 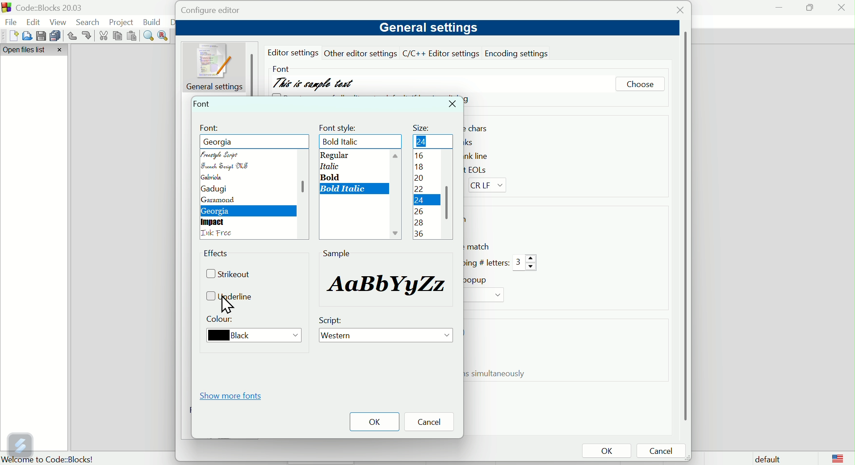 What do you see at coordinates (418, 157) in the screenshot?
I see `16` at bounding box center [418, 157].